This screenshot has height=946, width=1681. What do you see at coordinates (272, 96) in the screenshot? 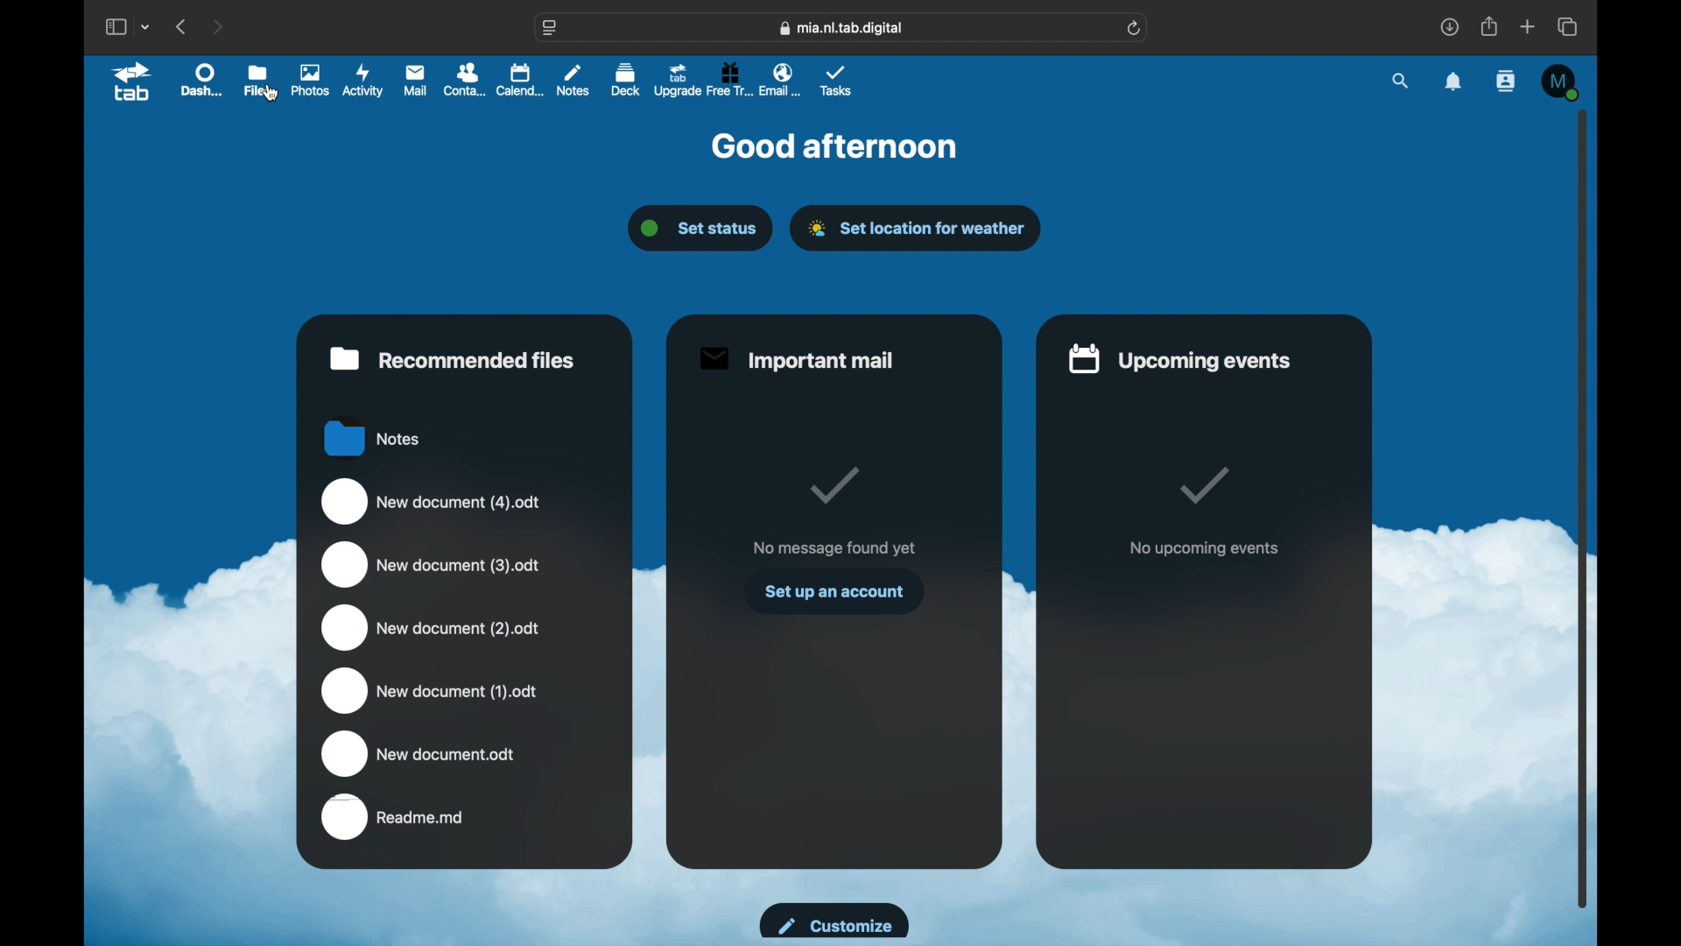
I see `cursor` at bounding box center [272, 96].